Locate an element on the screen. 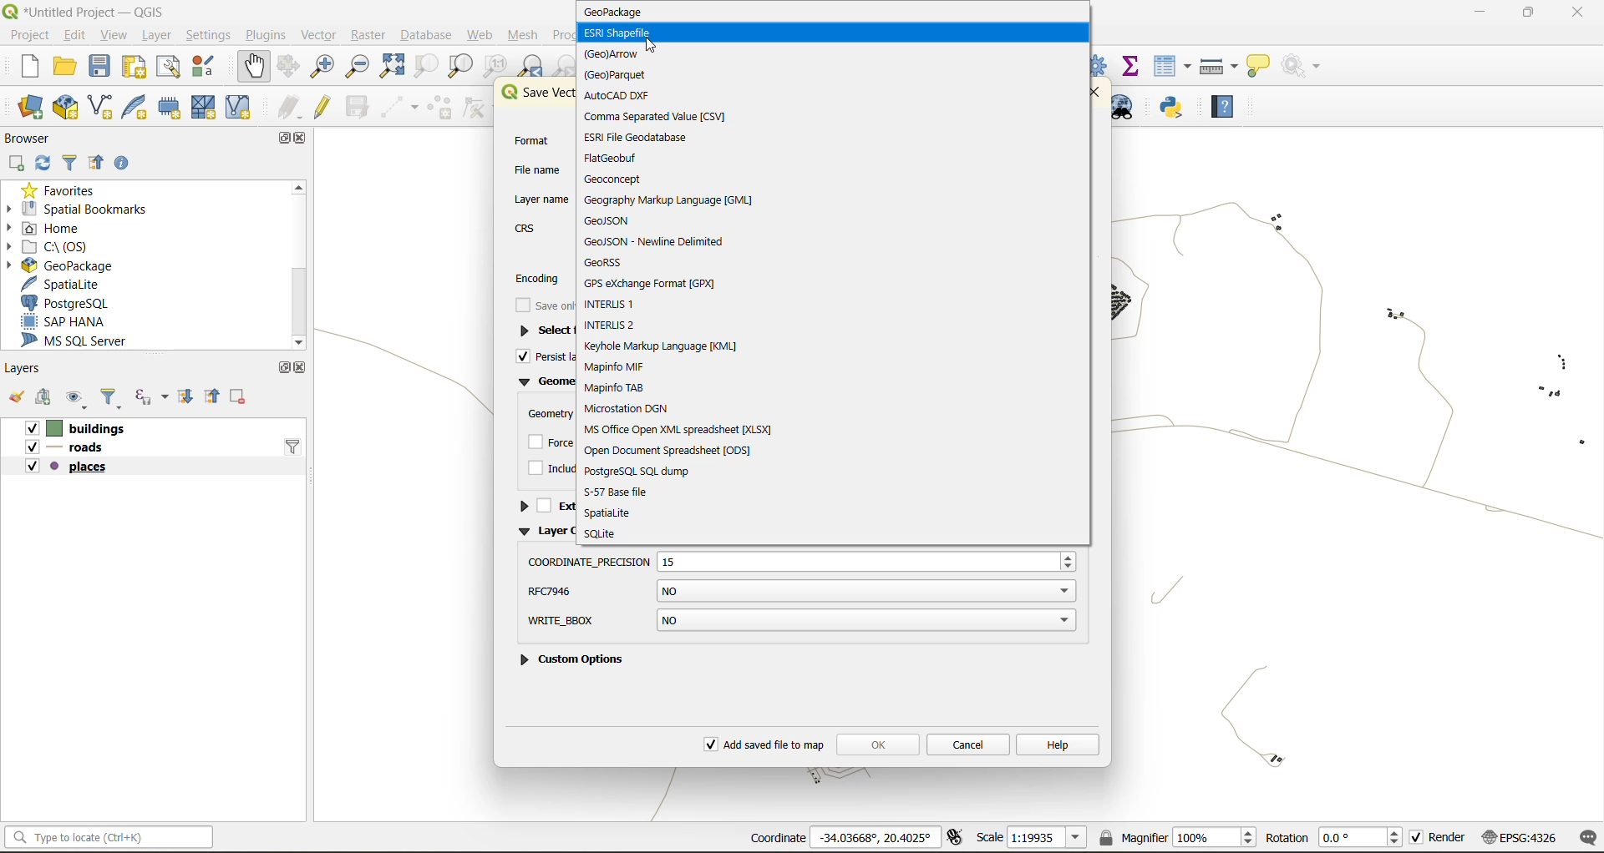 Image resolution: width=1604 pixels, height=853 pixels. esri file geodatabase is located at coordinates (638, 139).